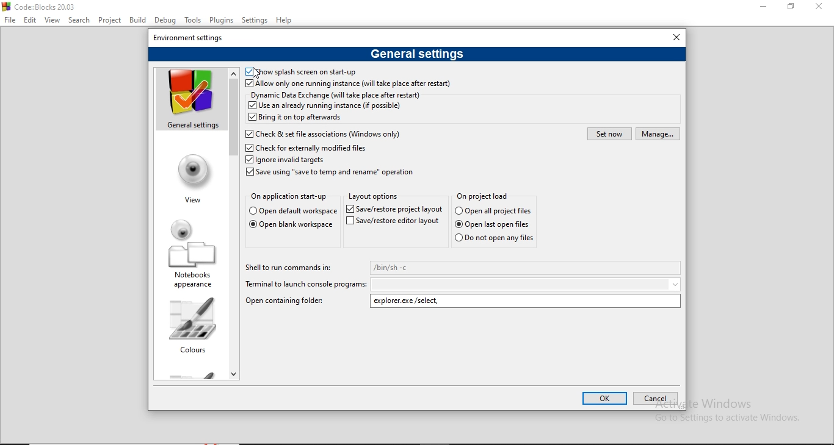  I want to click on ok, so click(603, 397).